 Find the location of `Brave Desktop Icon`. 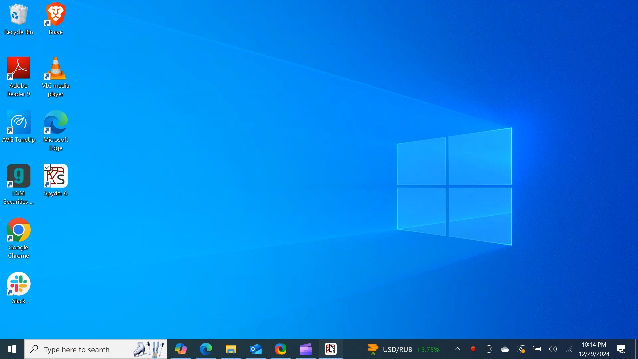

Brave Desktop Icon is located at coordinates (57, 20).